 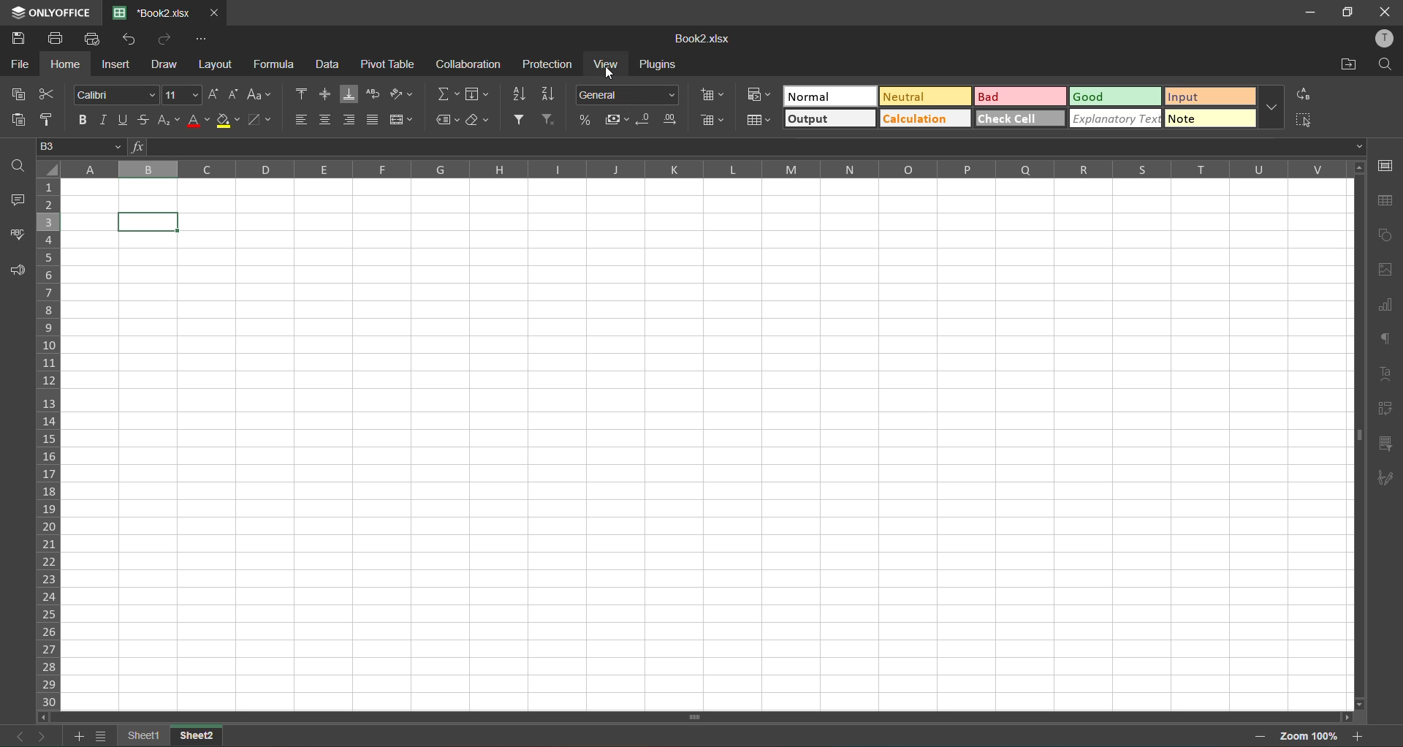 What do you see at coordinates (80, 739) in the screenshot?
I see `add list` at bounding box center [80, 739].